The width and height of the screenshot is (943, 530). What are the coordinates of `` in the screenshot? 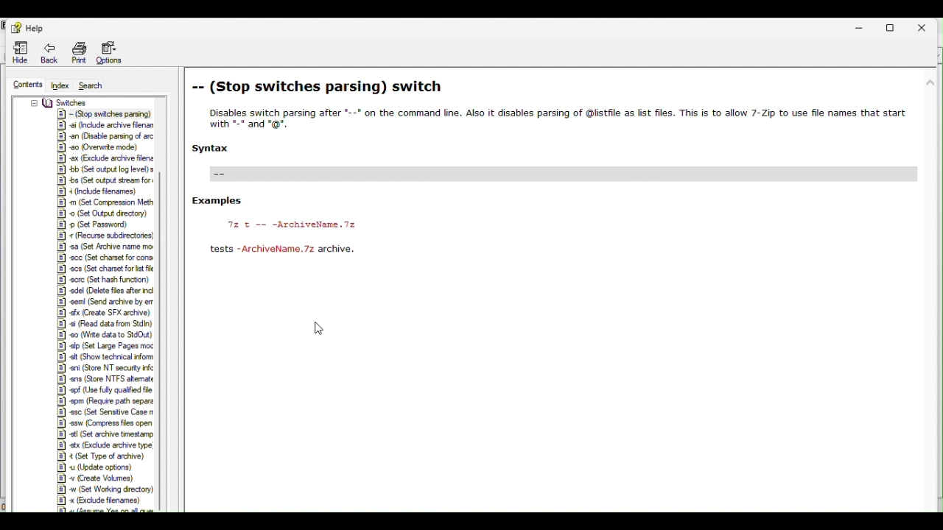 It's located at (106, 499).